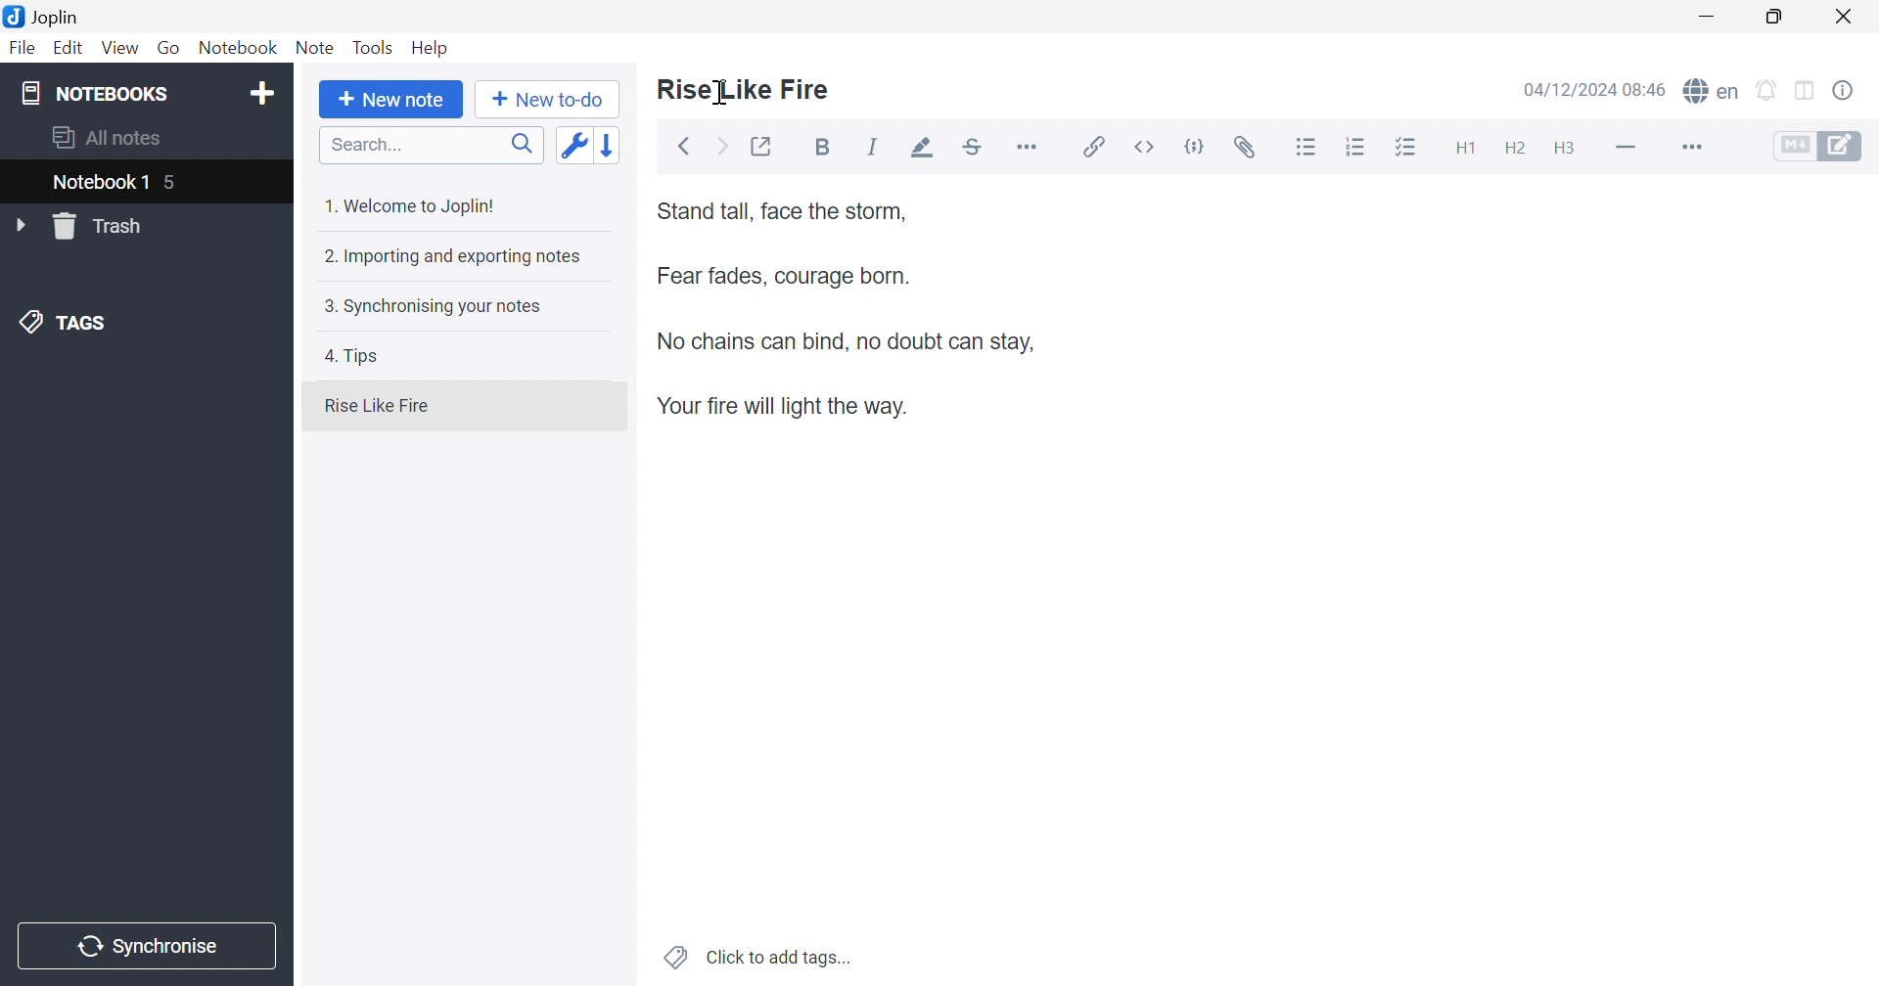  Describe the element at coordinates (1766, 89) in the screenshot. I see `Set alarm` at that location.